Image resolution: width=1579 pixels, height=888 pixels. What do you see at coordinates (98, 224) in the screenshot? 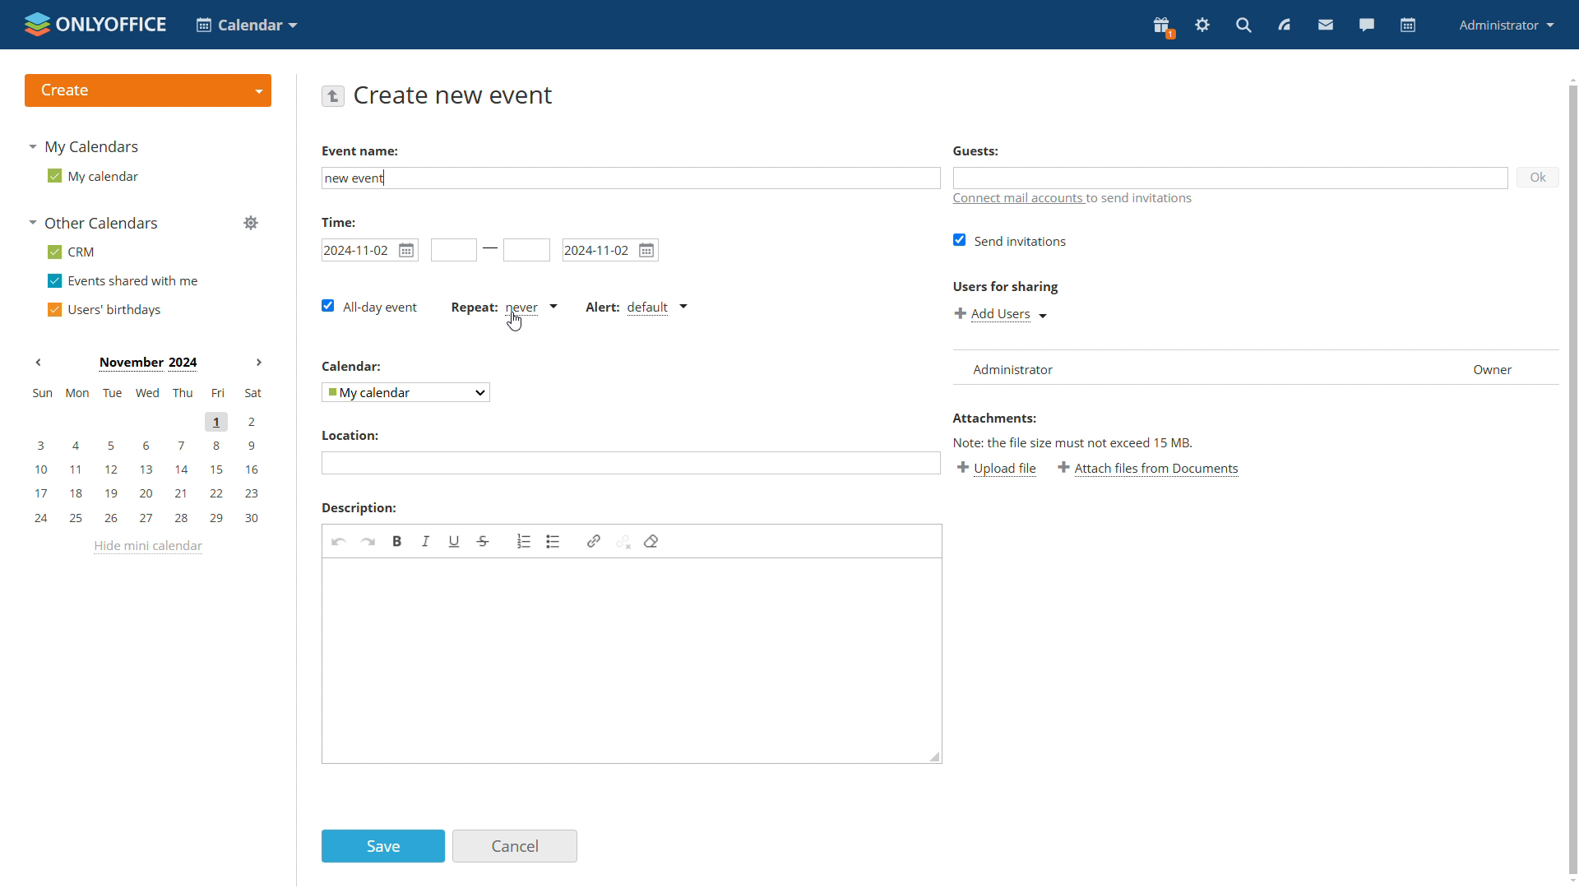
I see `other calendars` at bounding box center [98, 224].